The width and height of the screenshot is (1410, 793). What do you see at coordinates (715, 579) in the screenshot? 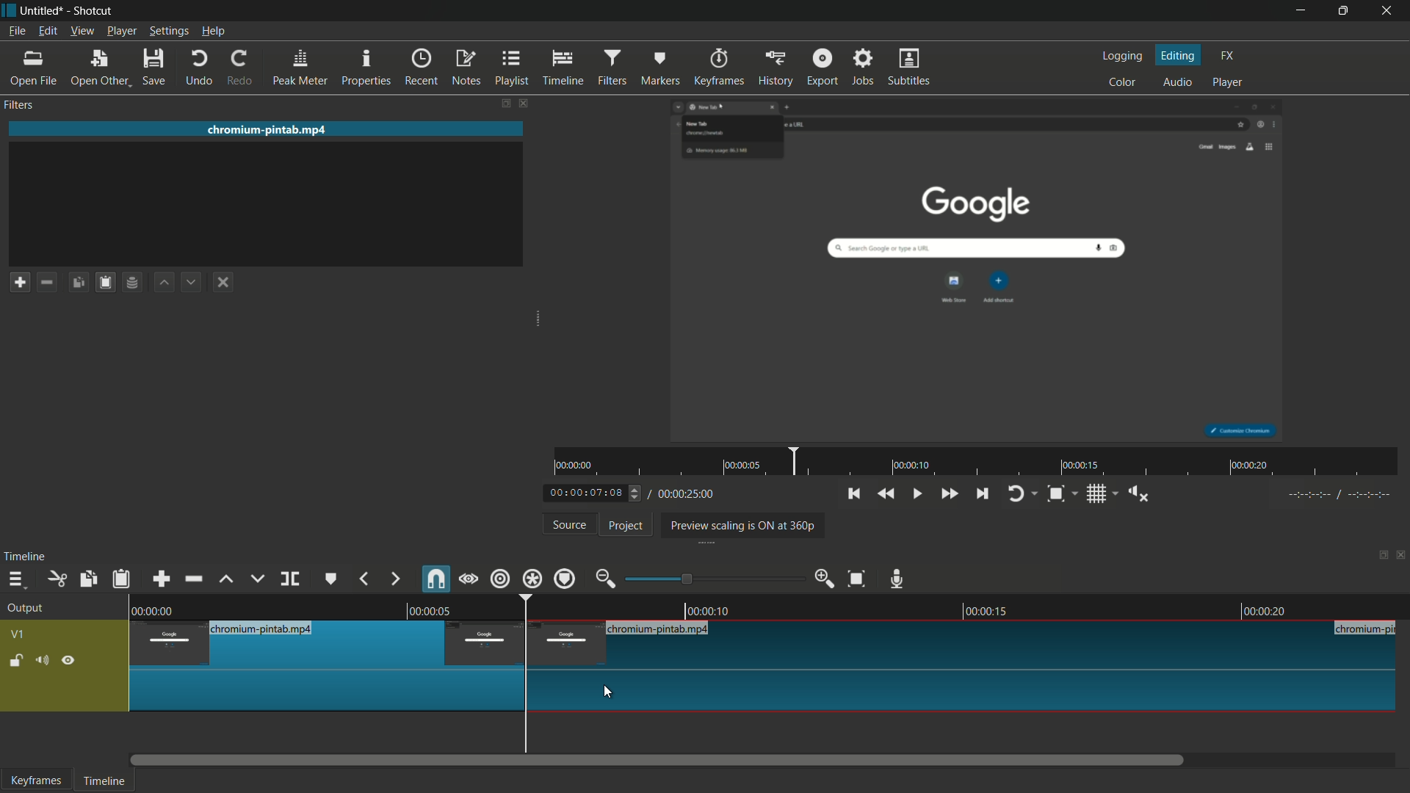
I see `adjustment bar` at bounding box center [715, 579].